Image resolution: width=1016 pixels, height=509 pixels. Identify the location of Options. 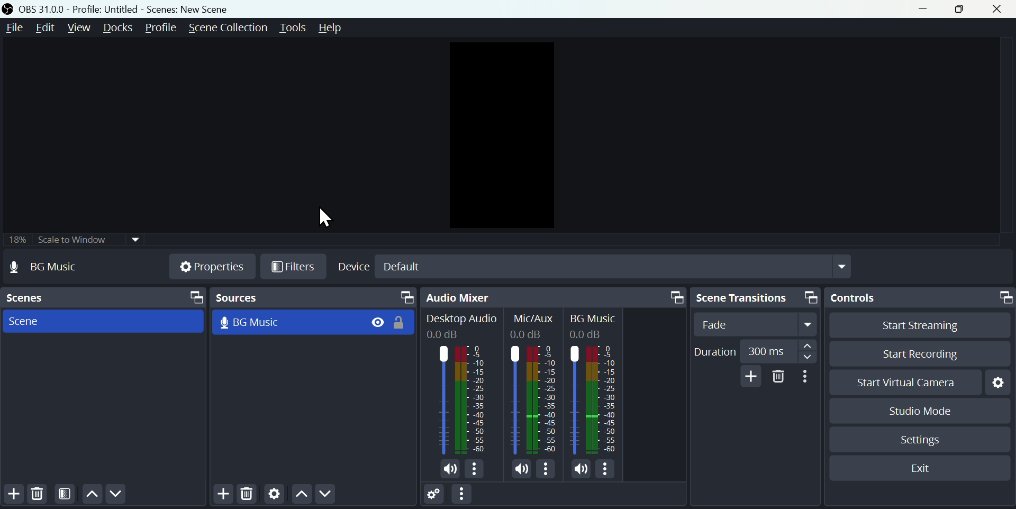
(475, 470).